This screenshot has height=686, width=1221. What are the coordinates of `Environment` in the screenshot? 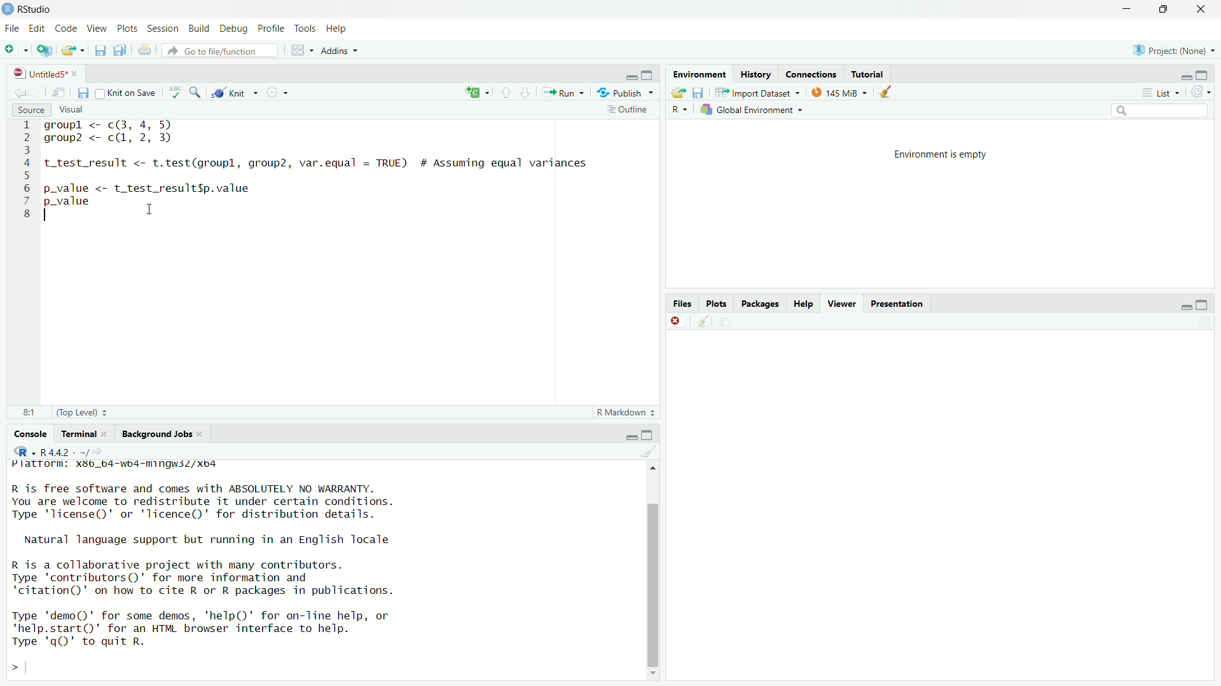 It's located at (697, 73).